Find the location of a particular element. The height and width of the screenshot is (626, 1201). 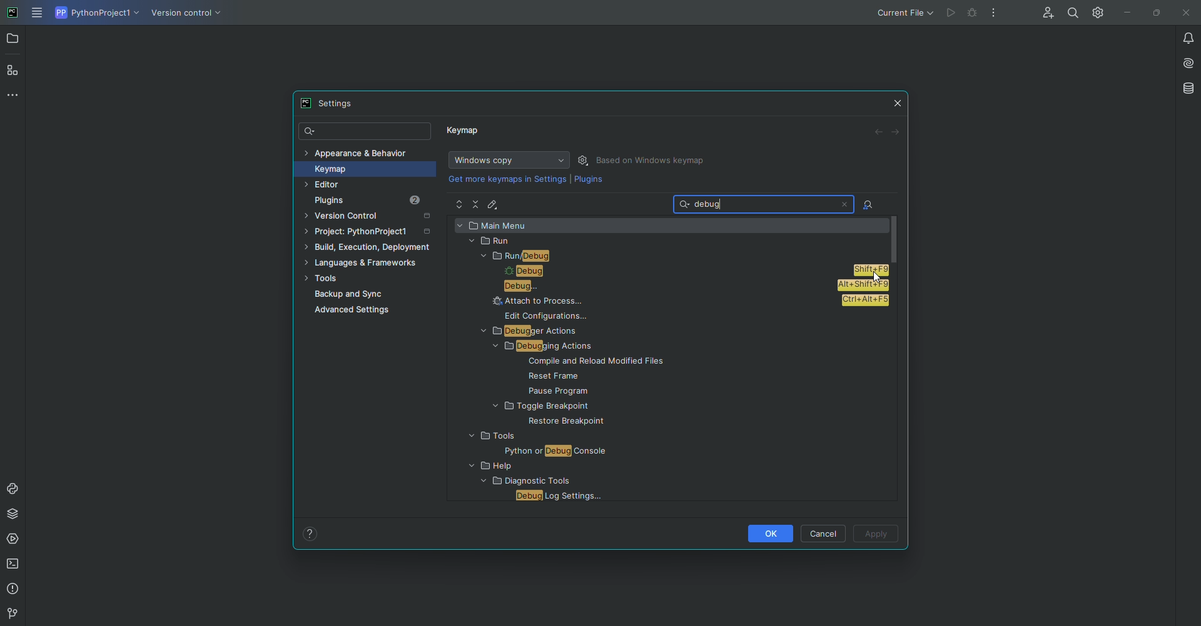

Cancel is located at coordinates (825, 533).